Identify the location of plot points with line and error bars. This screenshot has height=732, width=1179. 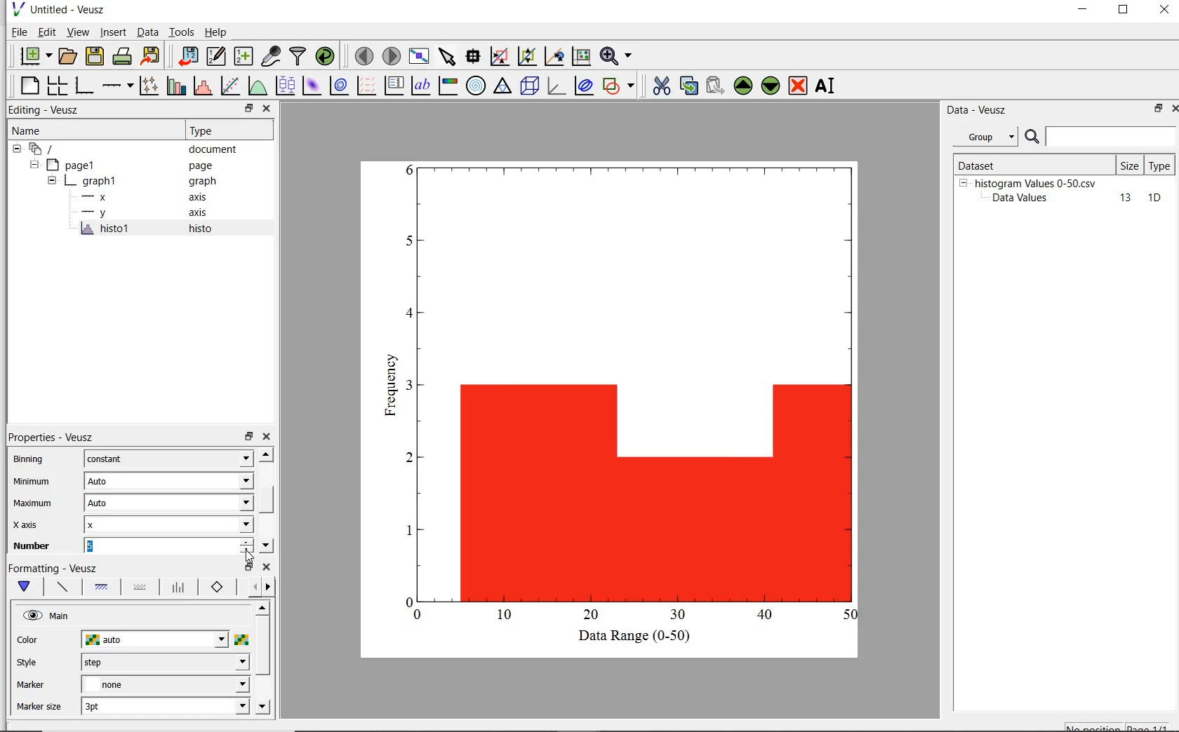
(149, 85).